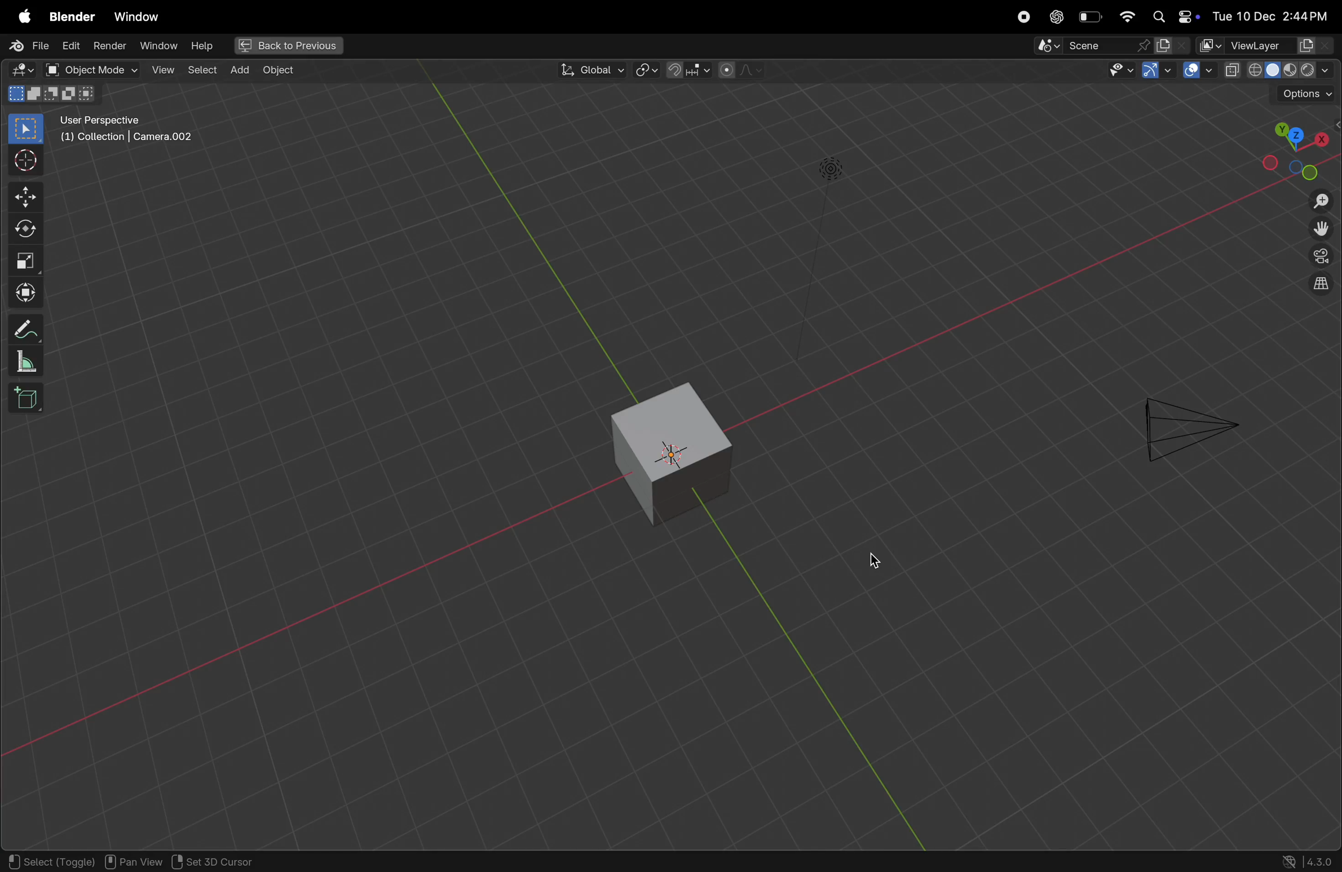  What do you see at coordinates (1022, 17) in the screenshot?
I see `record` at bounding box center [1022, 17].